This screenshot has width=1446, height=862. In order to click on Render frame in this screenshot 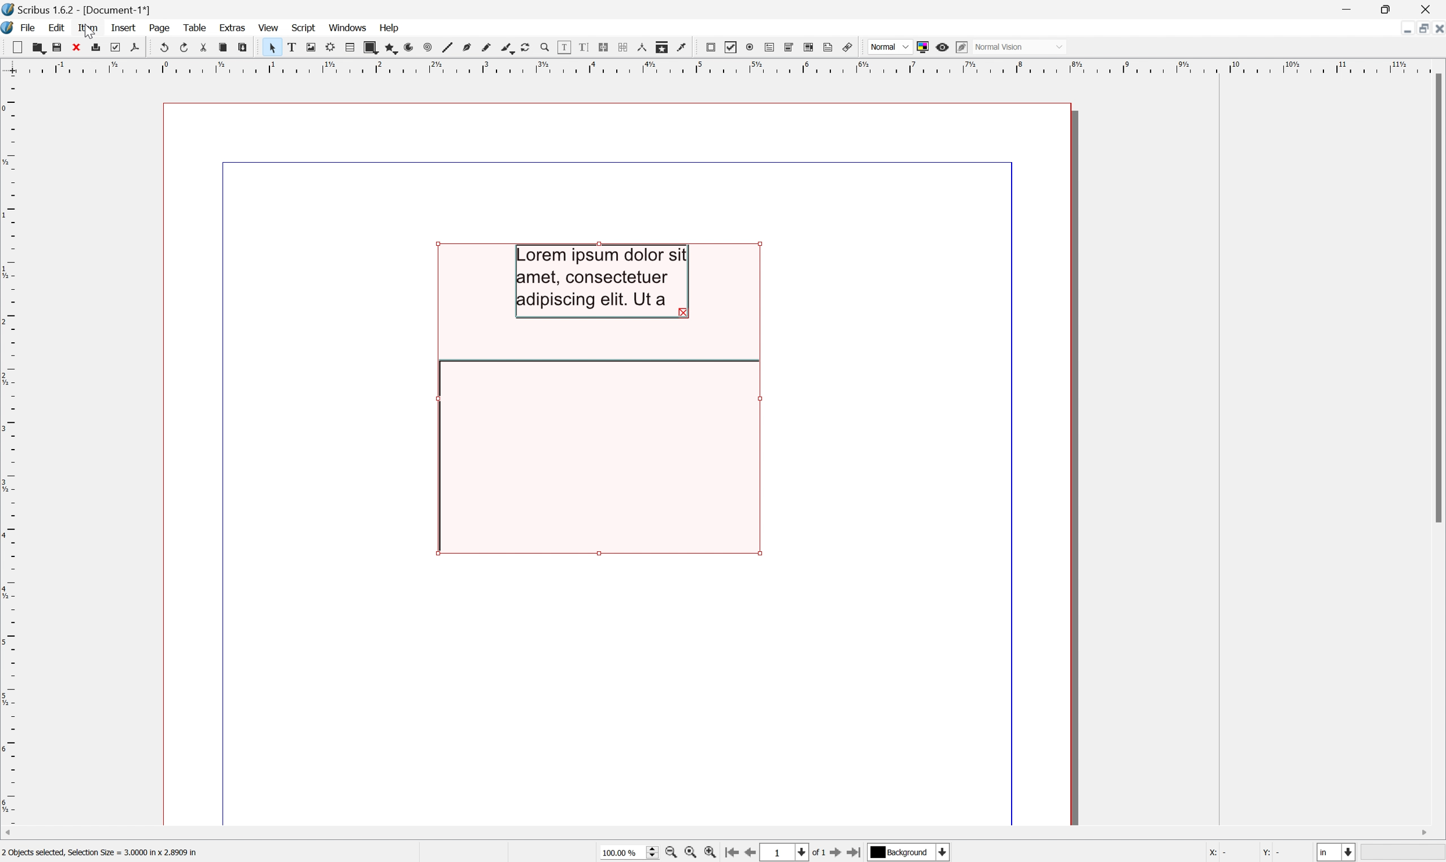, I will do `click(328, 49)`.